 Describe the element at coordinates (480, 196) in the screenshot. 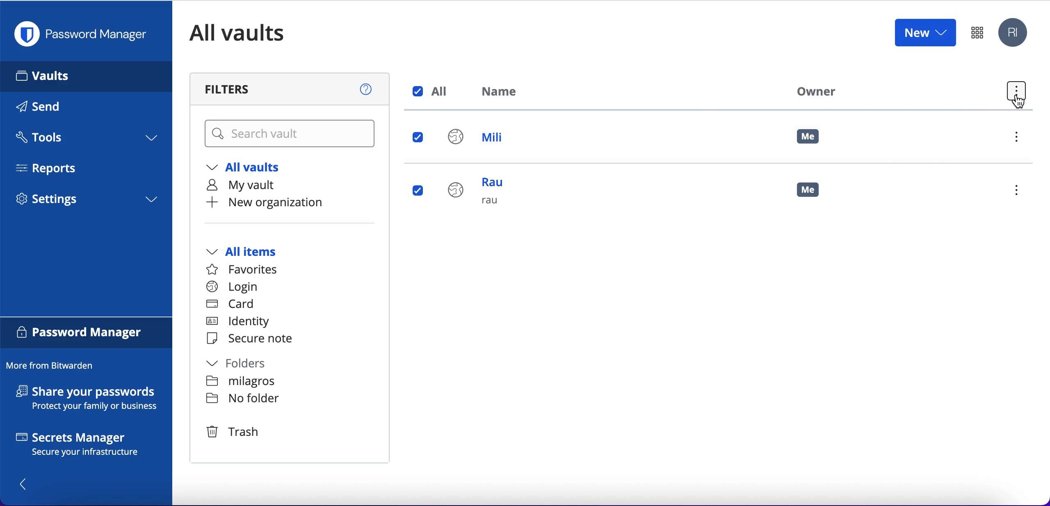

I see `rau rau` at that location.